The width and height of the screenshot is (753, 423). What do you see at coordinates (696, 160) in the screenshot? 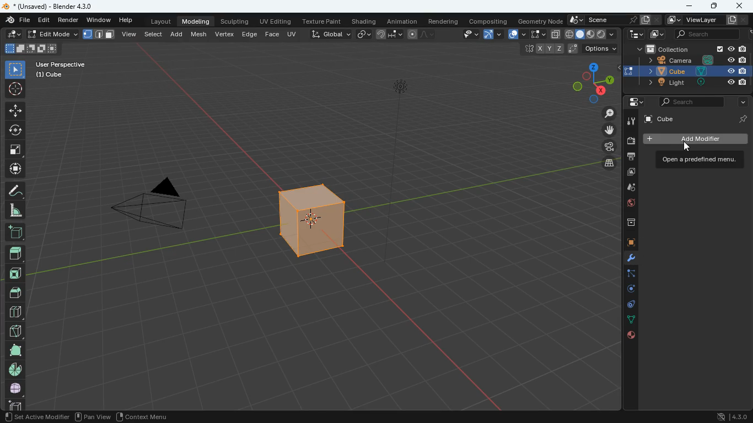
I see `description` at bounding box center [696, 160].